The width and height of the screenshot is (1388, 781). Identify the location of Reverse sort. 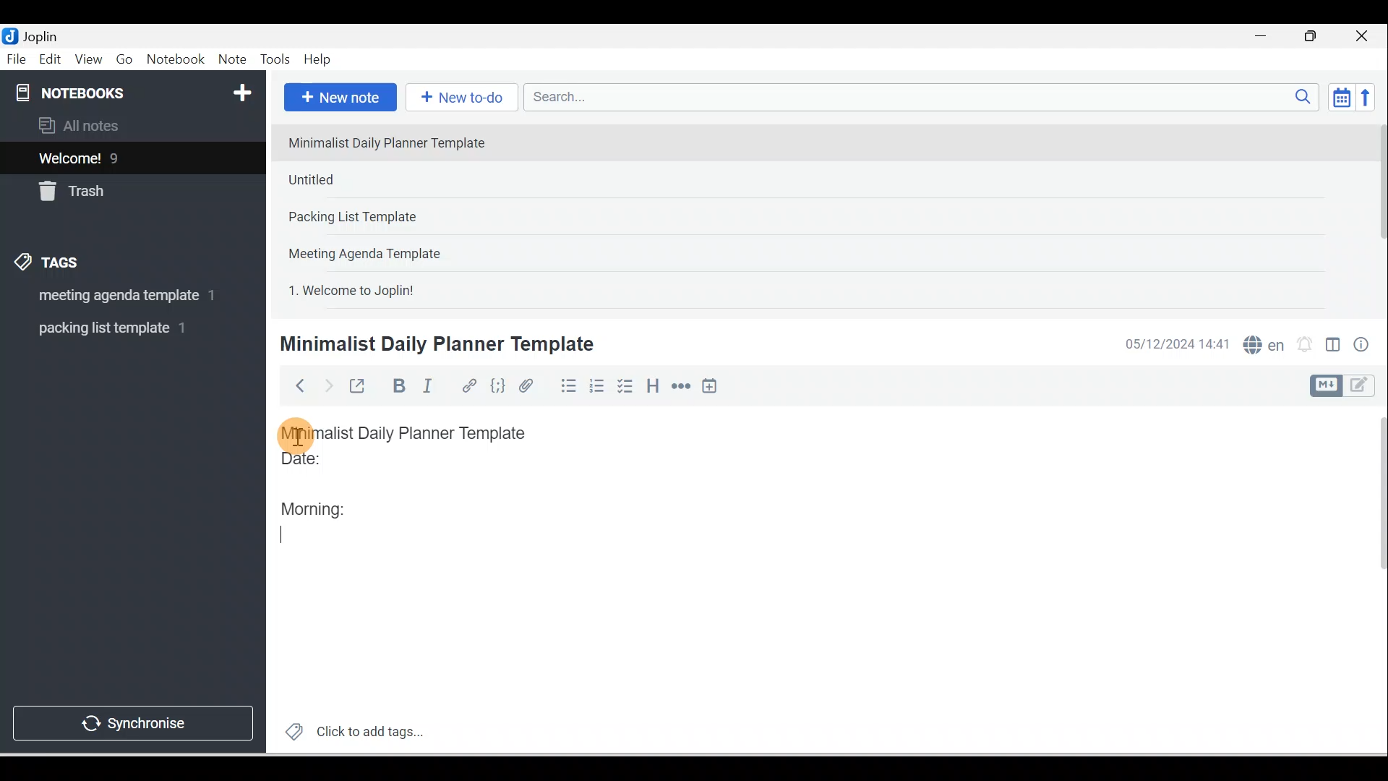
(1370, 97).